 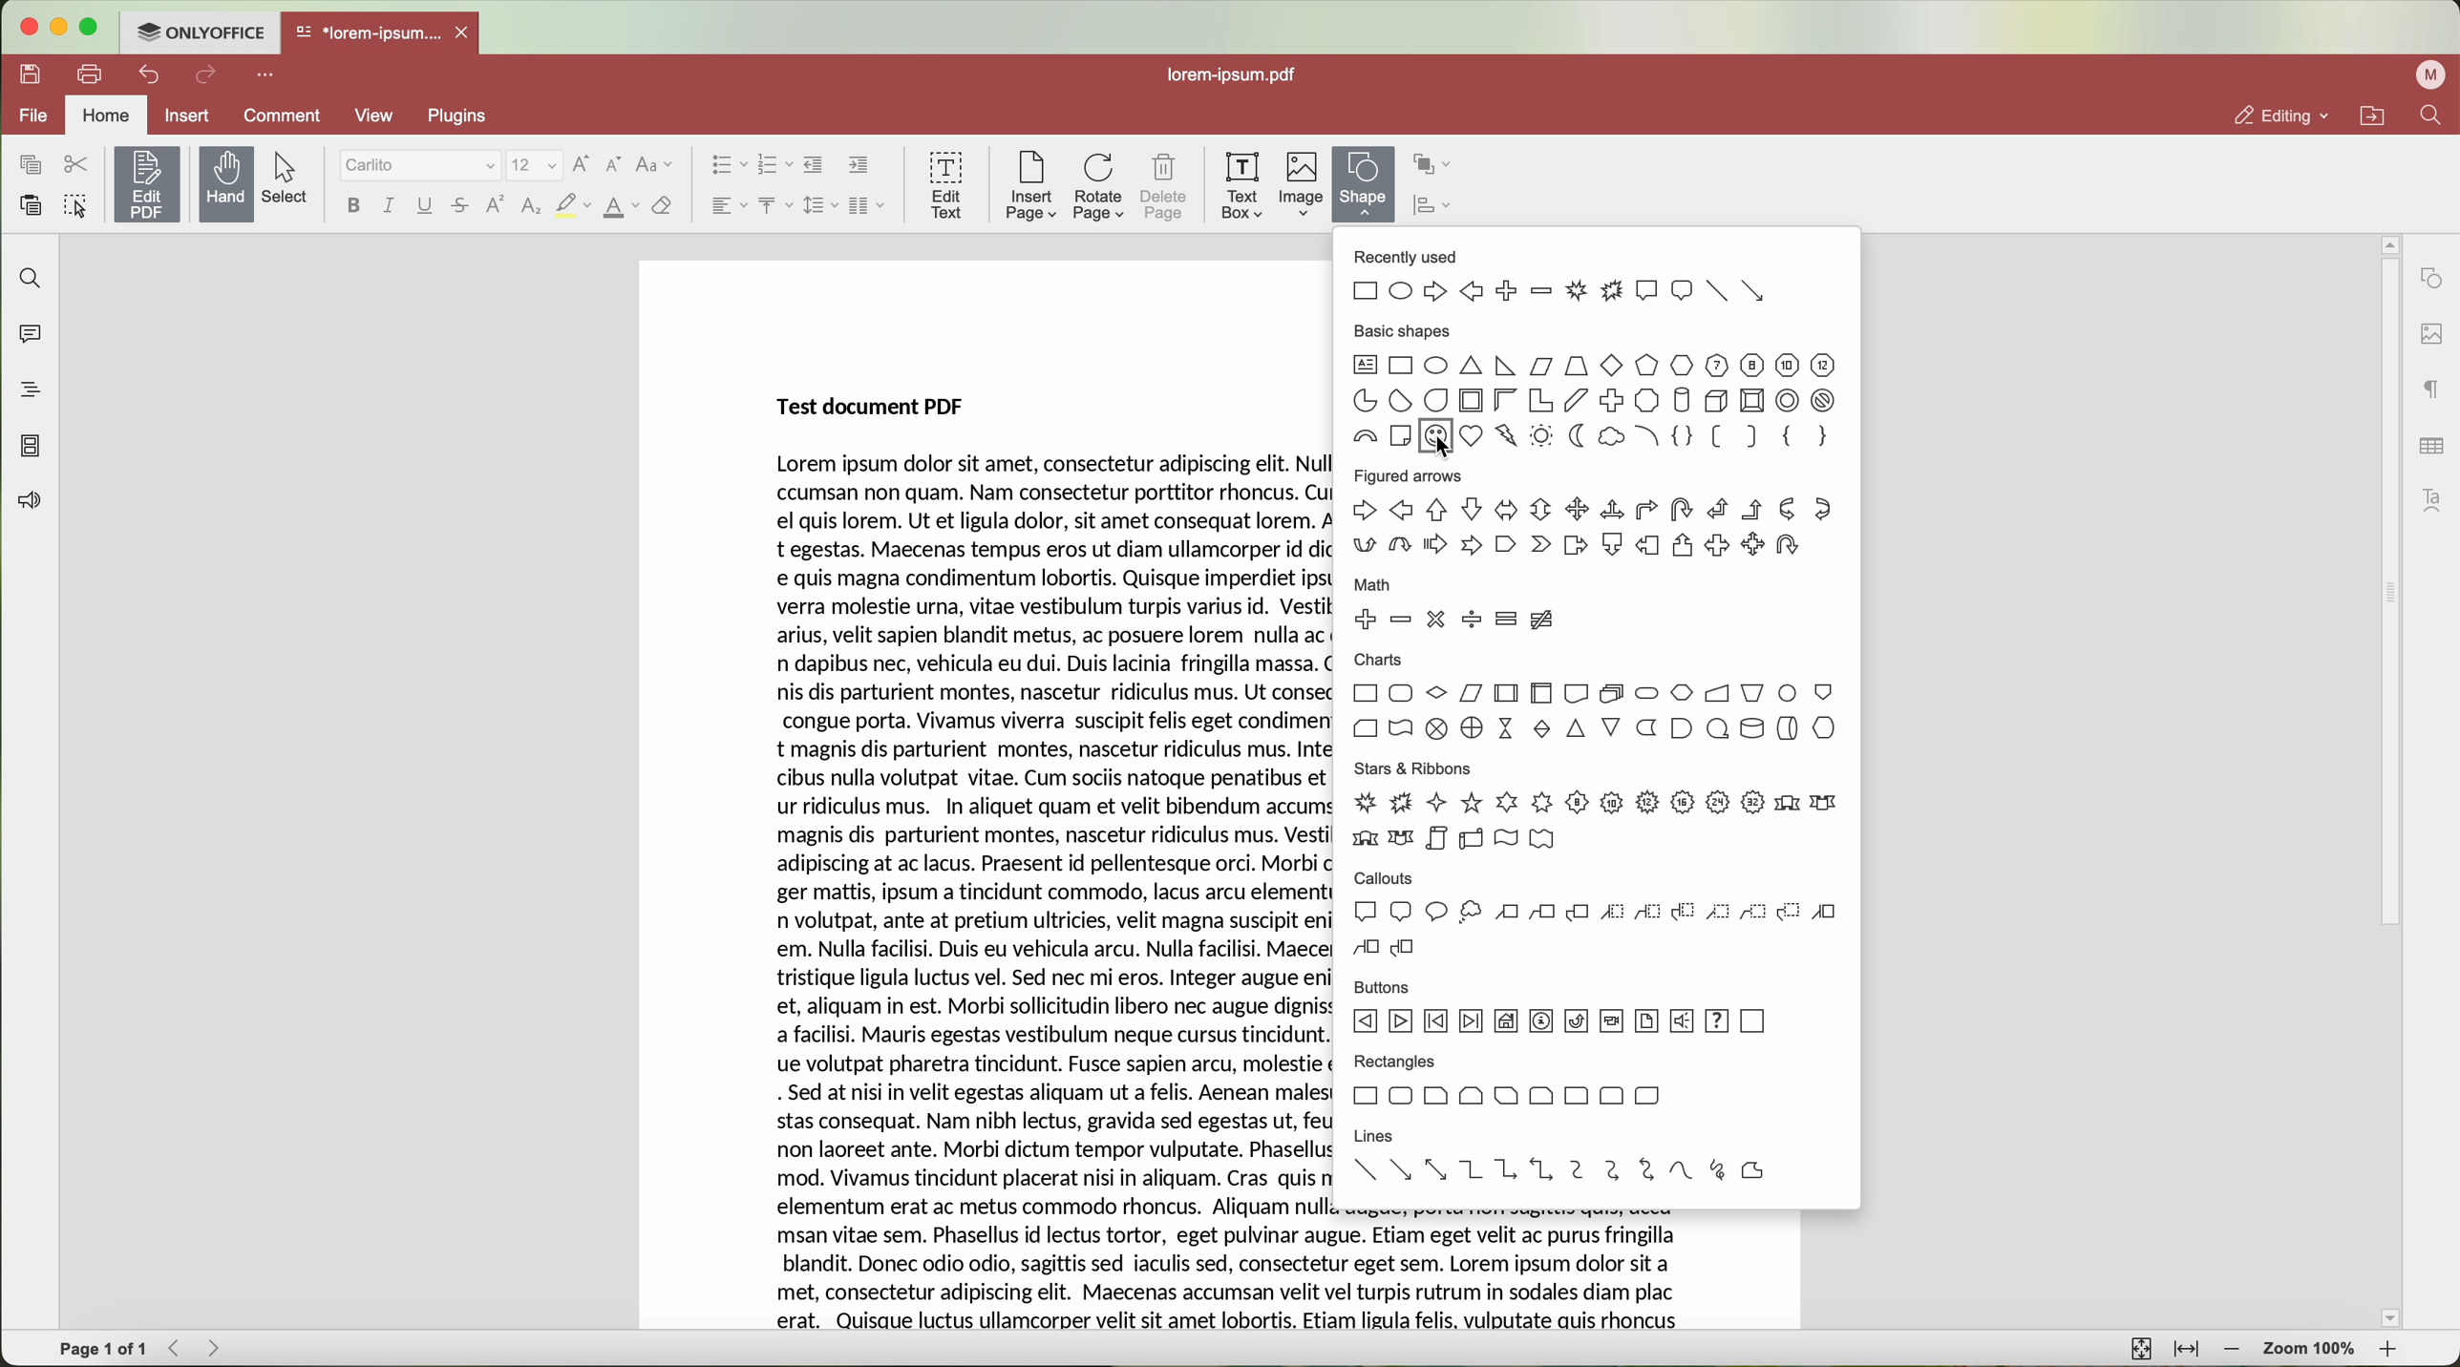 What do you see at coordinates (1056, 891) in the screenshot?
I see `body text` at bounding box center [1056, 891].